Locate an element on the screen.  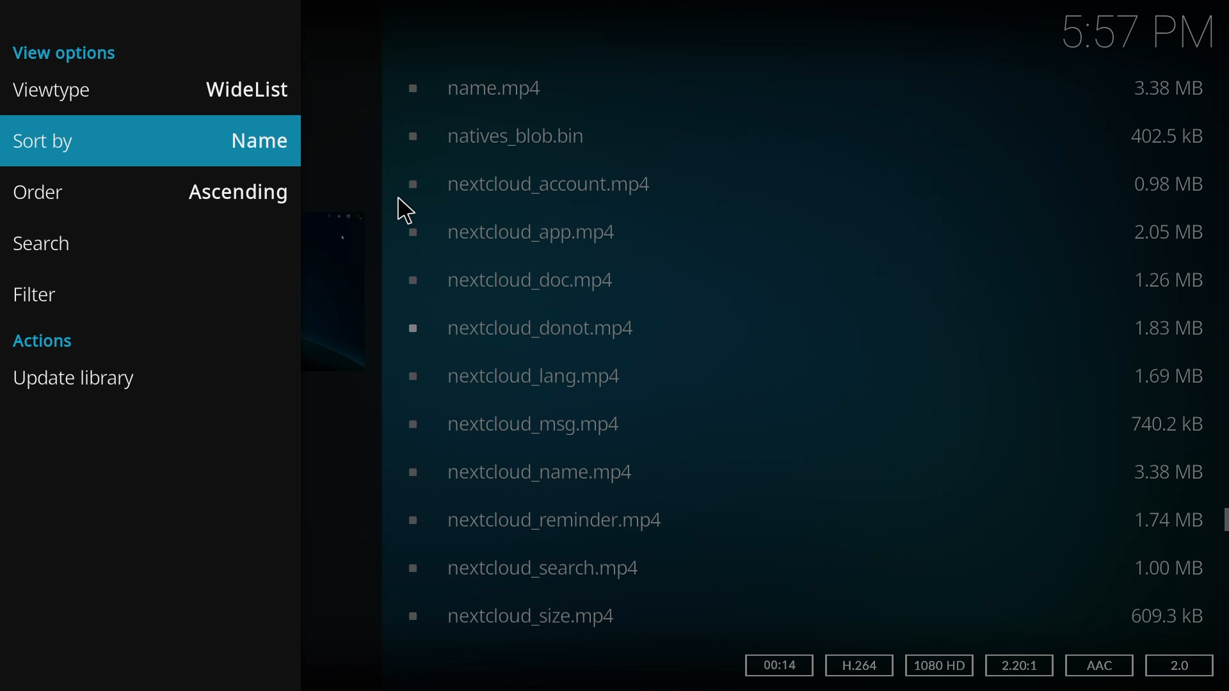
video is located at coordinates (517, 568).